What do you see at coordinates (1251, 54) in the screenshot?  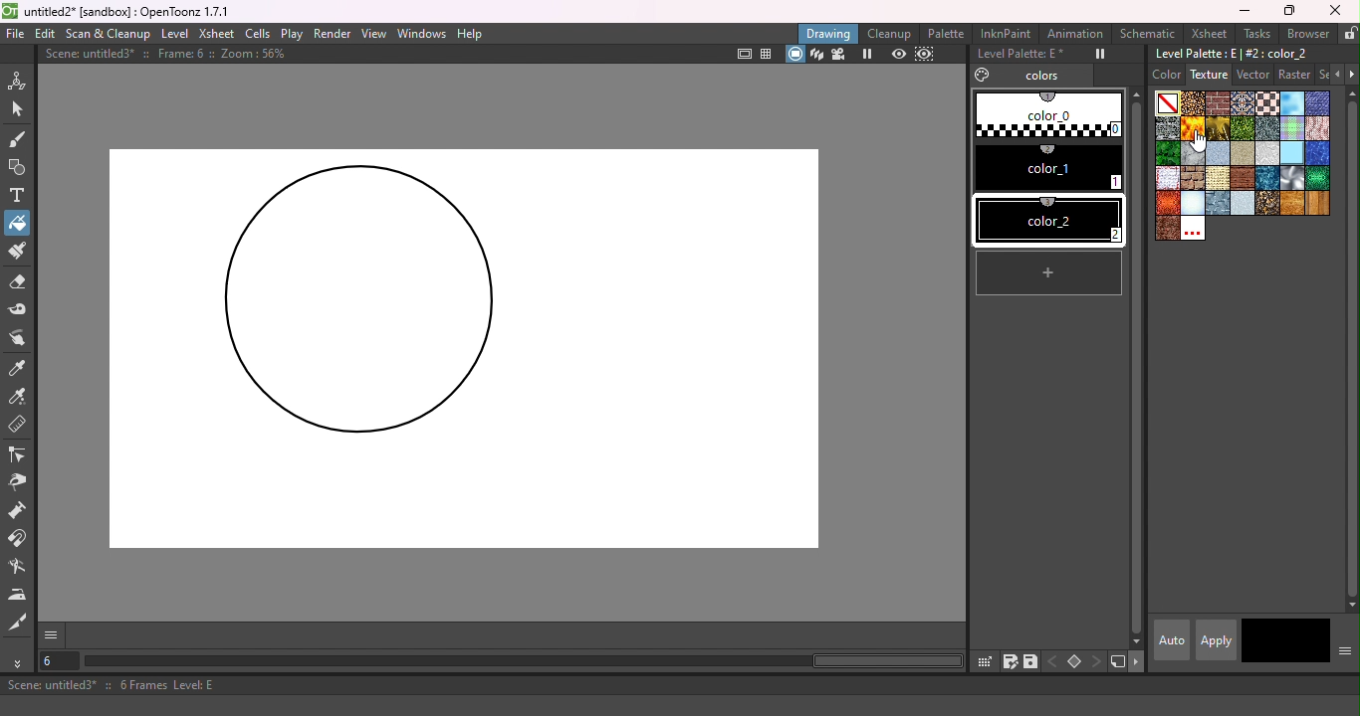 I see `Level palette: E | #2:color_2` at bounding box center [1251, 54].